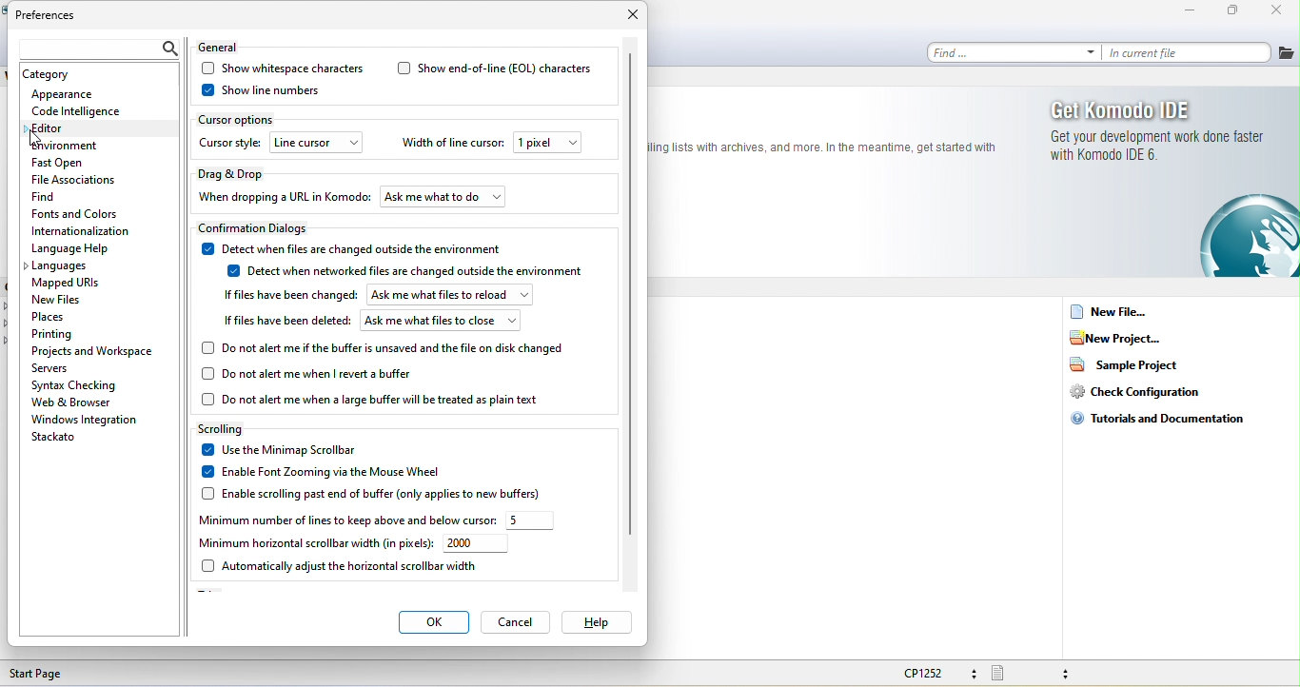  Describe the element at coordinates (226, 428) in the screenshot. I see `scrolling` at that location.